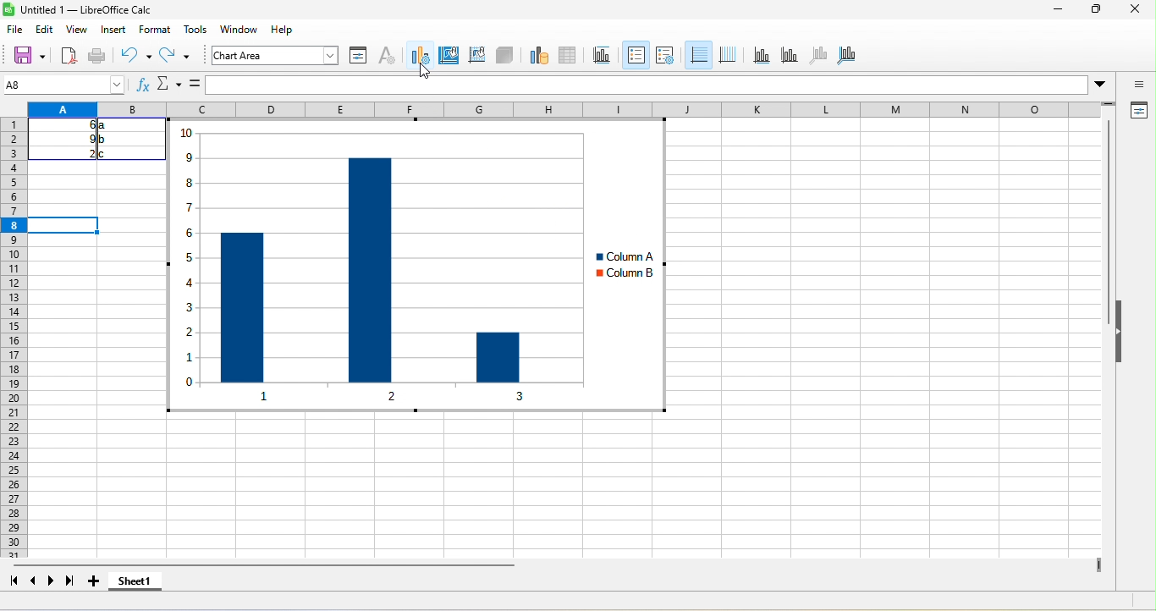 This screenshot has height=611, width=1156. Describe the element at coordinates (1140, 110) in the screenshot. I see `properties` at that location.